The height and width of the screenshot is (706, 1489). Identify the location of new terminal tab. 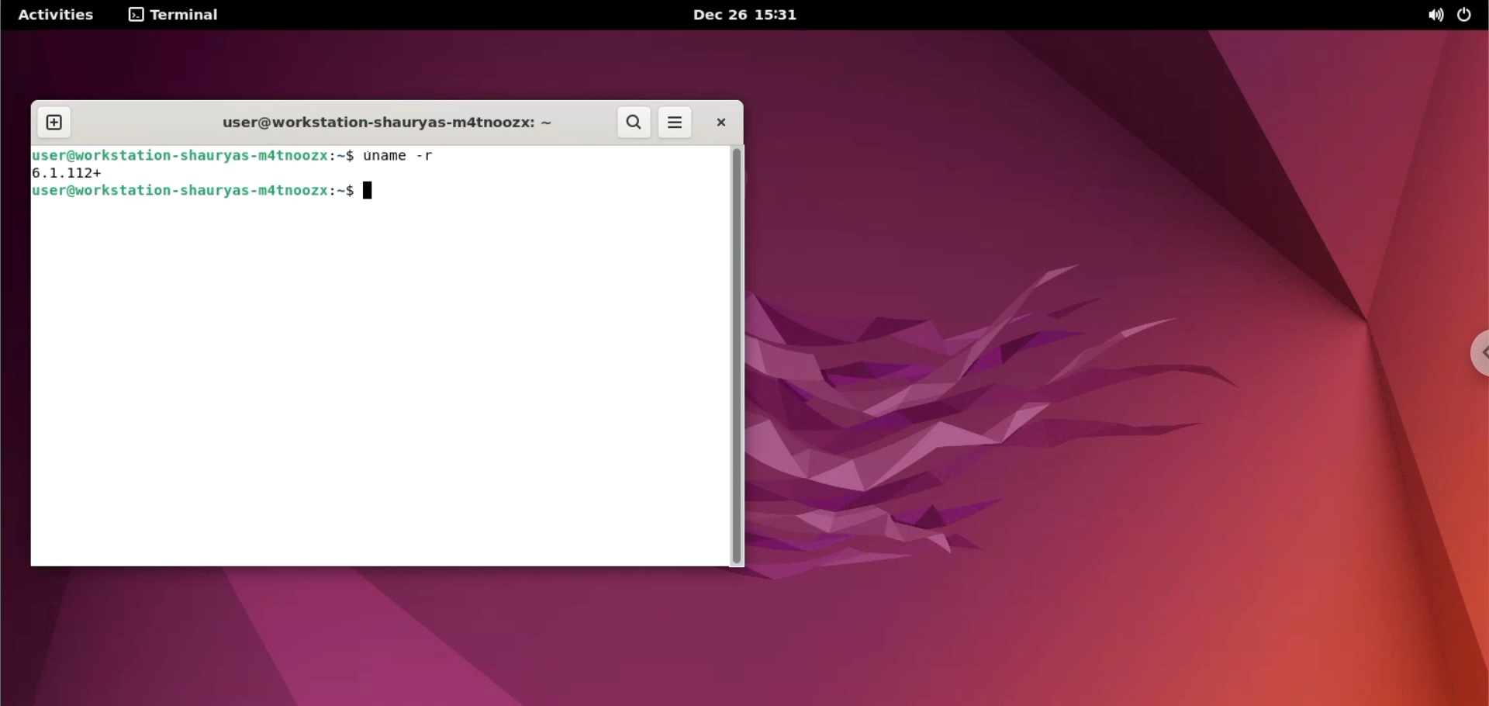
(57, 123).